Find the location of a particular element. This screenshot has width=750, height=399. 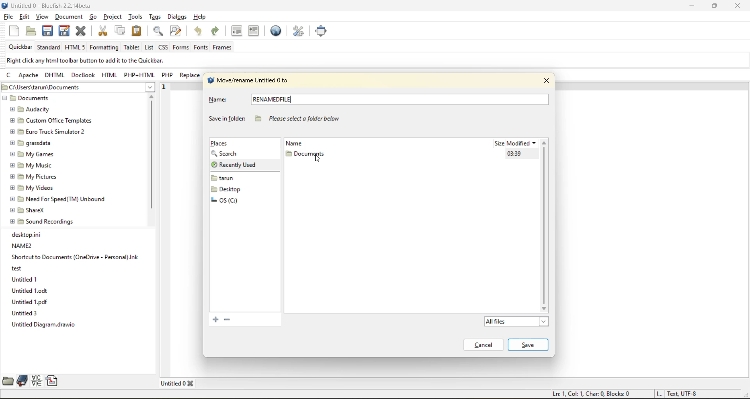

tags is located at coordinates (156, 18).